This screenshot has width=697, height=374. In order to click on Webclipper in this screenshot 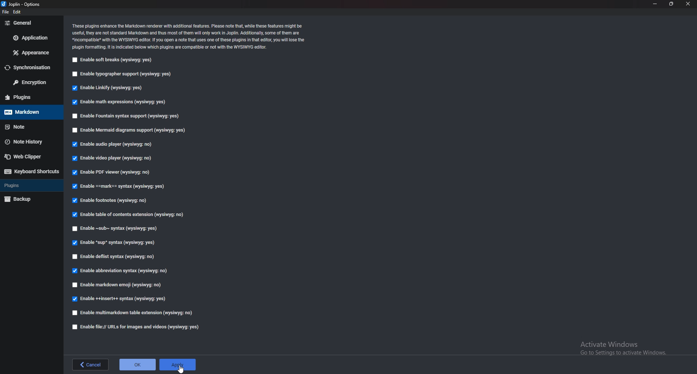, I will do `click(30, 157)`.